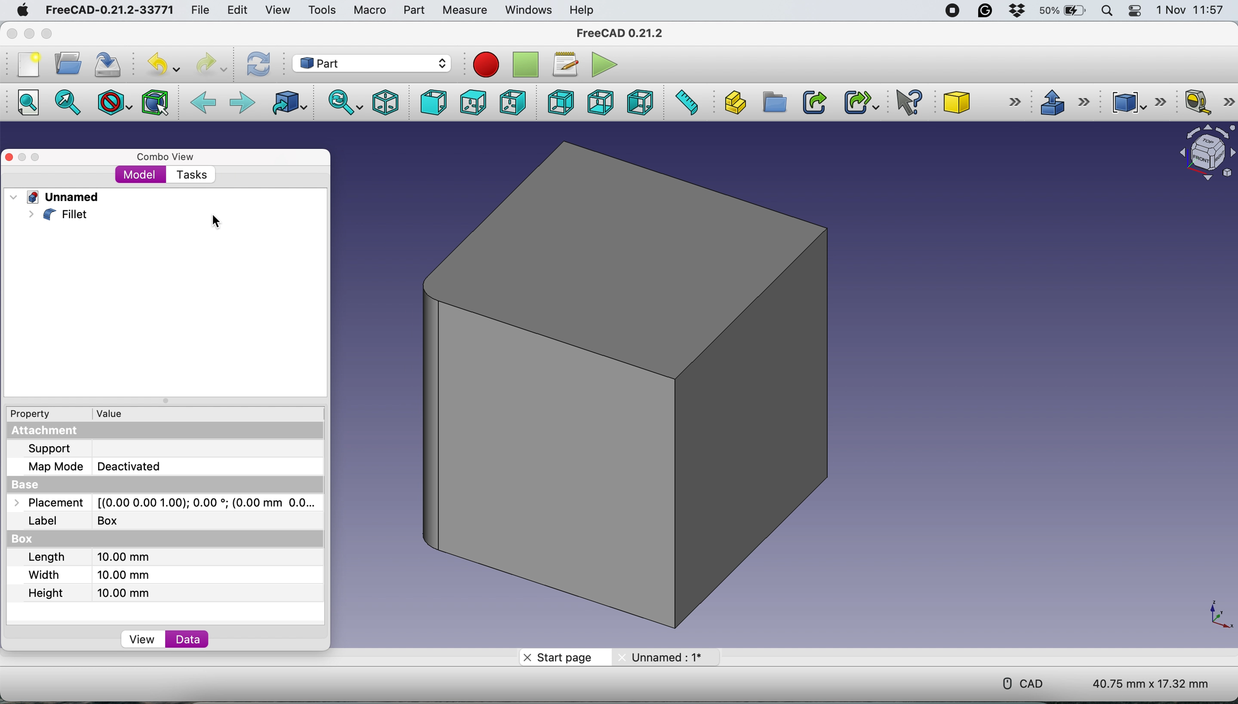 The height and width of the screenshot is (704, 1238). What do you see at coordinates (862, 102) in the screenshot?
I see `make sub link` at bounding box center [862, 102].